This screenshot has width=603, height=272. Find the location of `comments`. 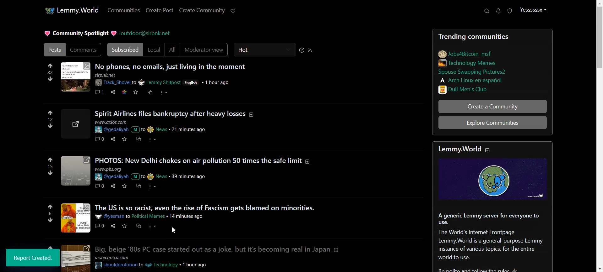

comments is located at coordinates (99, 139).